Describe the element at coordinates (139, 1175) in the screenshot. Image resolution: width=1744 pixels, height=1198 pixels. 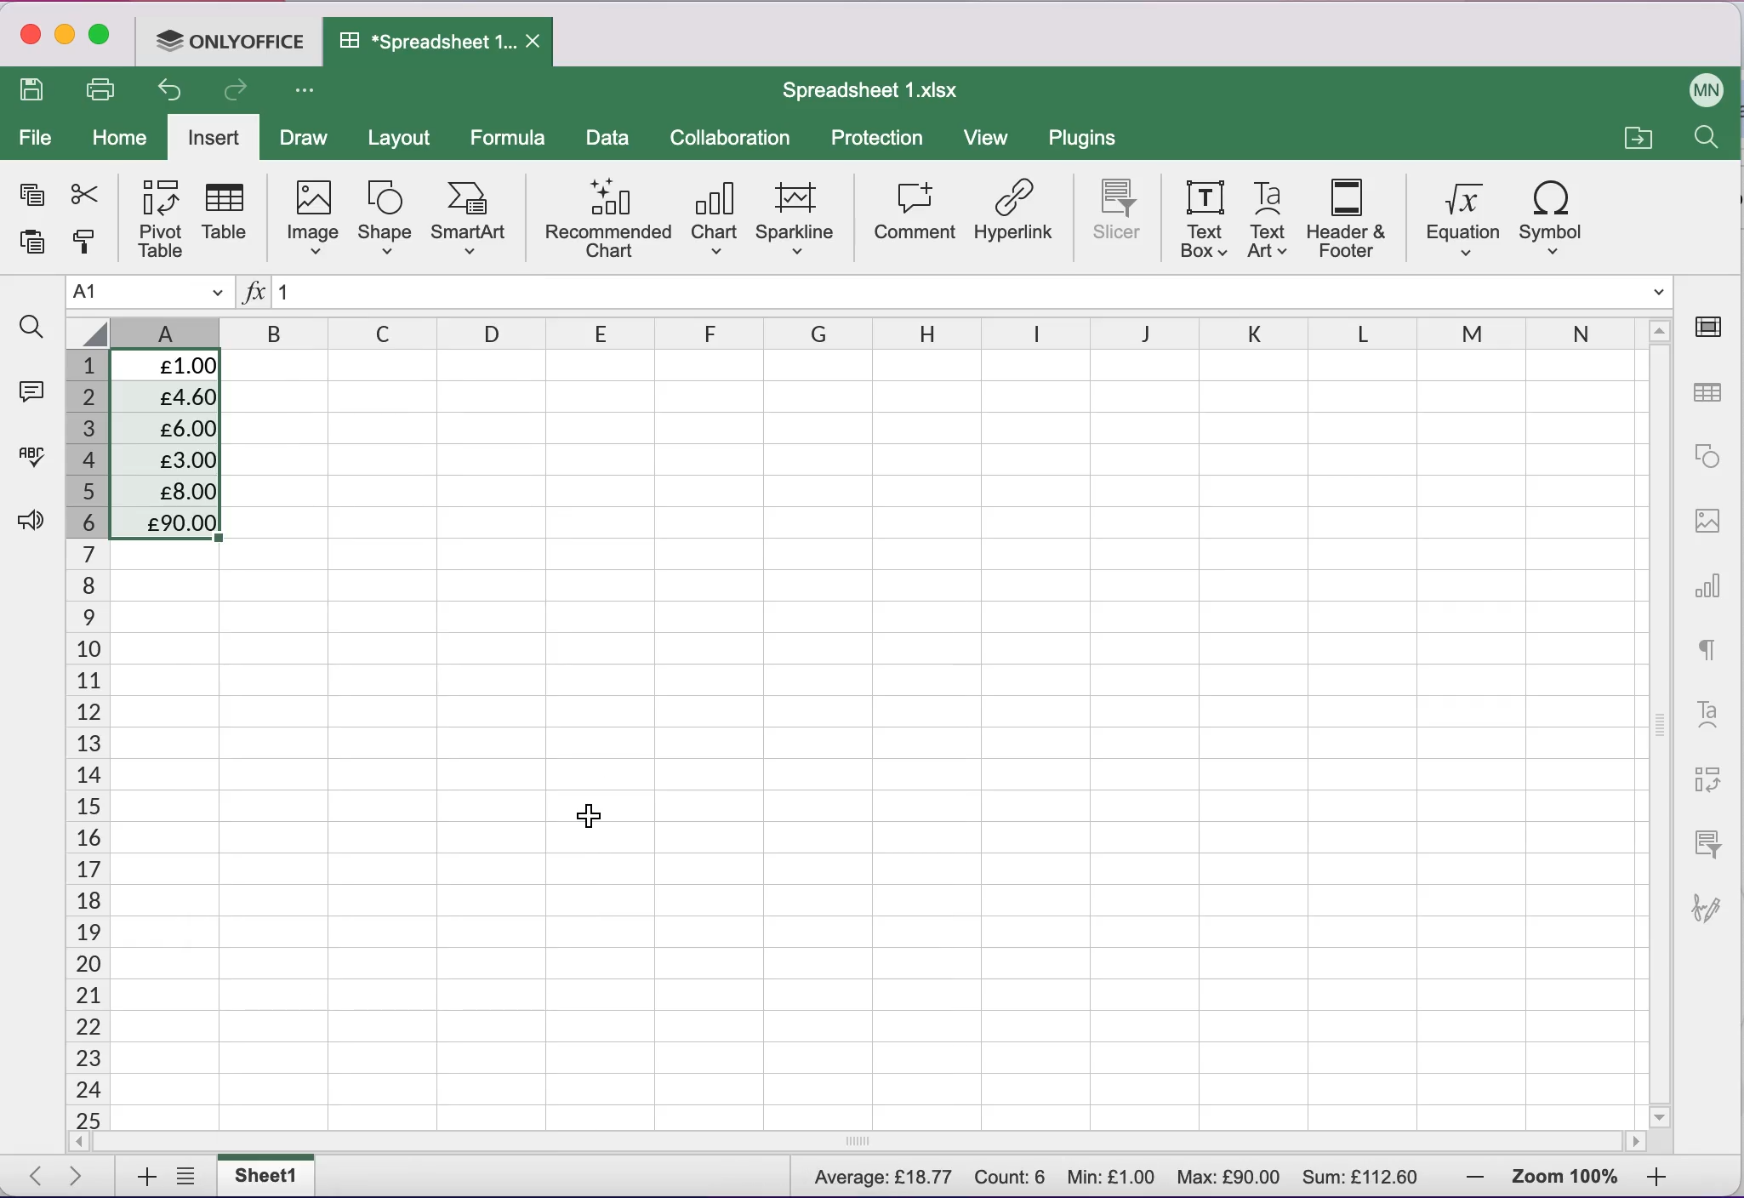
I see `add sheets` at that location.